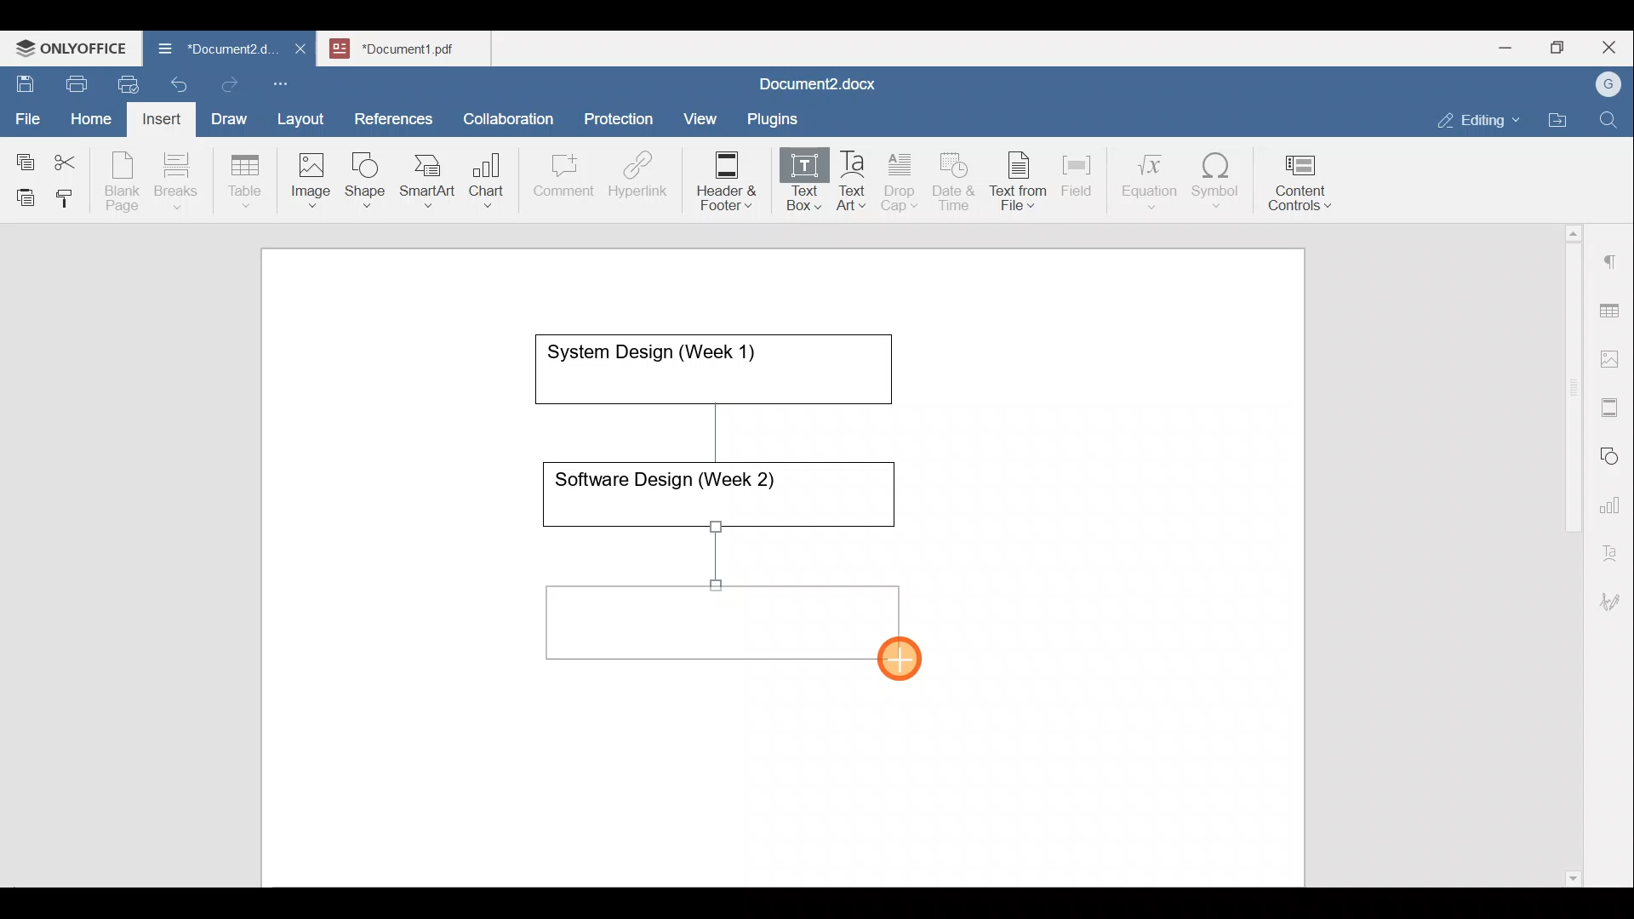 This screenshot has height=919, width=1634. Describe the element at coordinates (414, 46) in the screenshot. I see `Document name` at that location.